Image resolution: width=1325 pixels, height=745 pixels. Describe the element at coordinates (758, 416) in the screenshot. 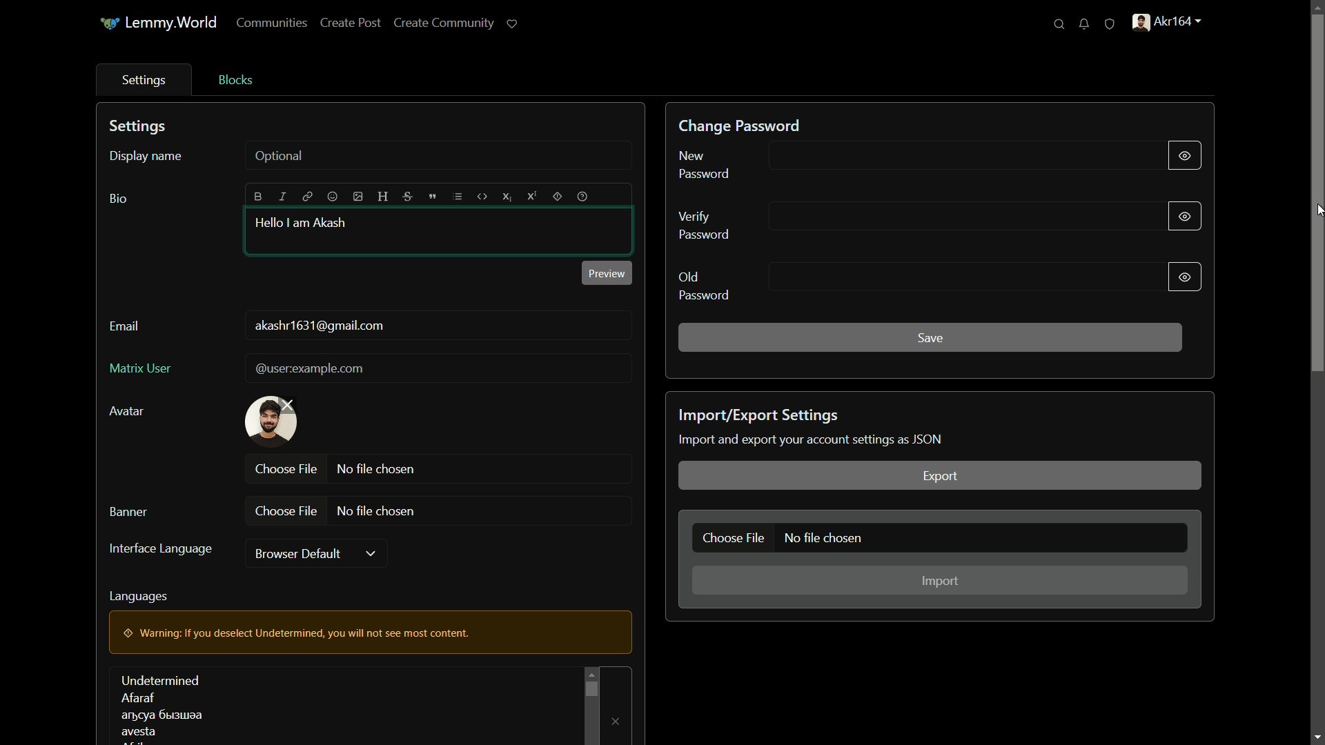

I see `import/export settings` at that location.